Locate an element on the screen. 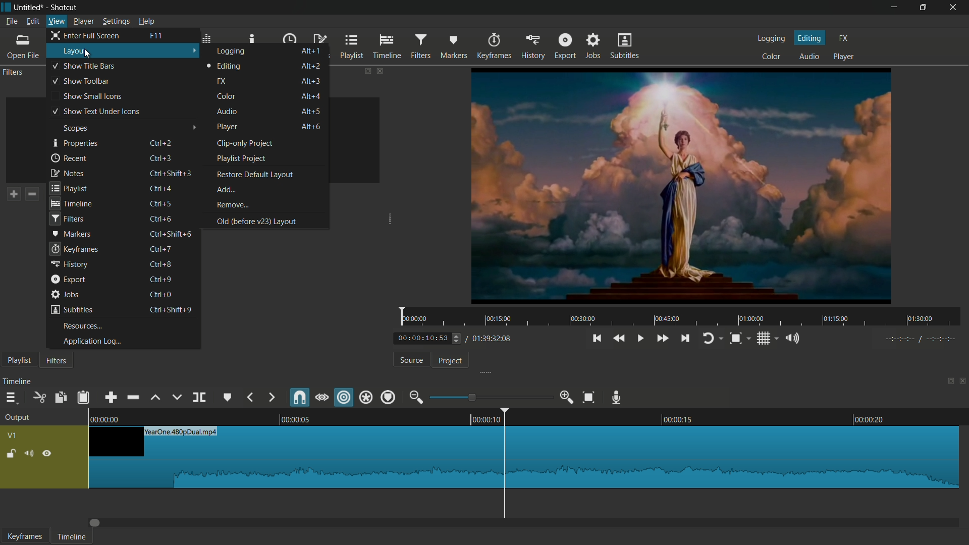 This screenshot has width=969, height=545. move forward is located at coordinates (96, 523).